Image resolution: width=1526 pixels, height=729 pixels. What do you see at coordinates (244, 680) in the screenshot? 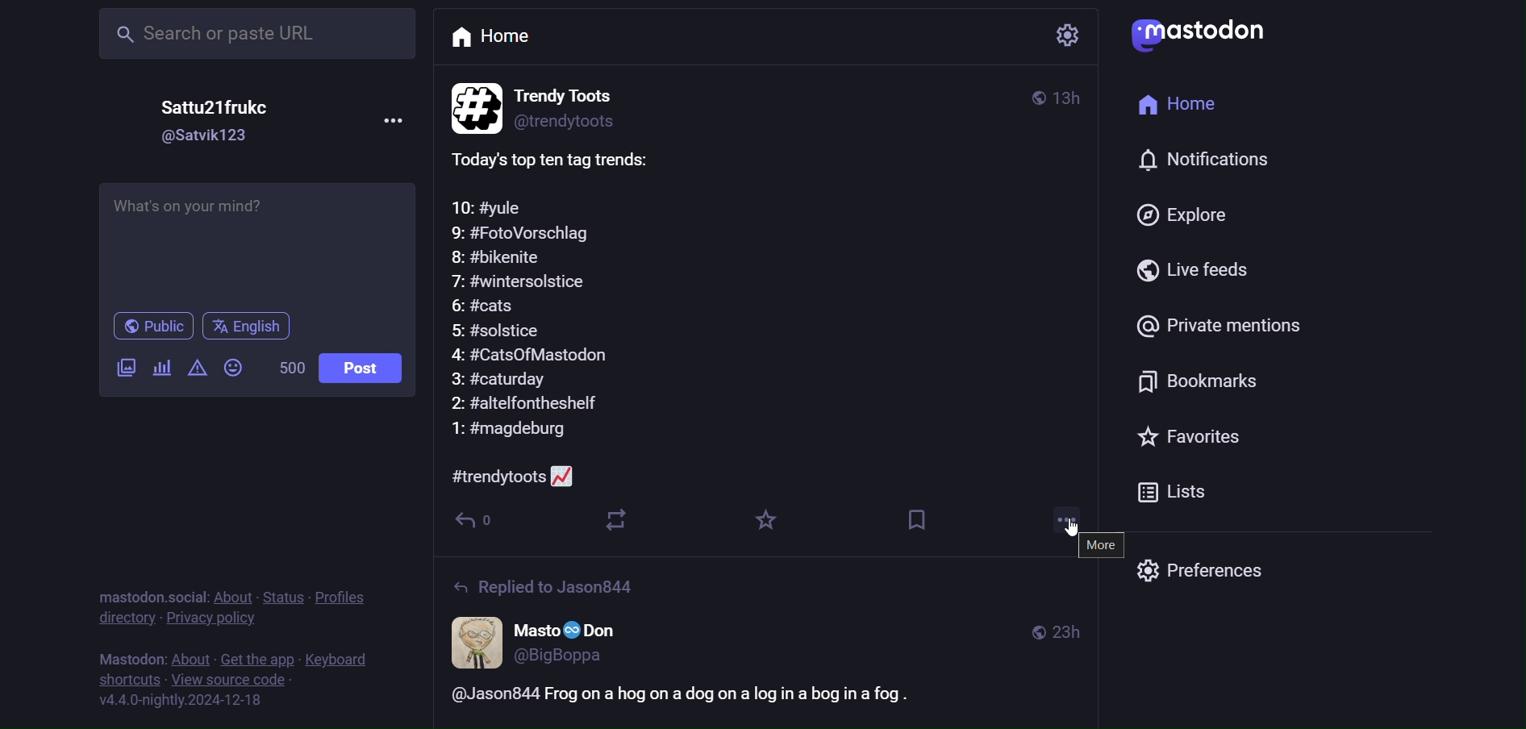
I see `view source code` at bounding box center [244, 680].